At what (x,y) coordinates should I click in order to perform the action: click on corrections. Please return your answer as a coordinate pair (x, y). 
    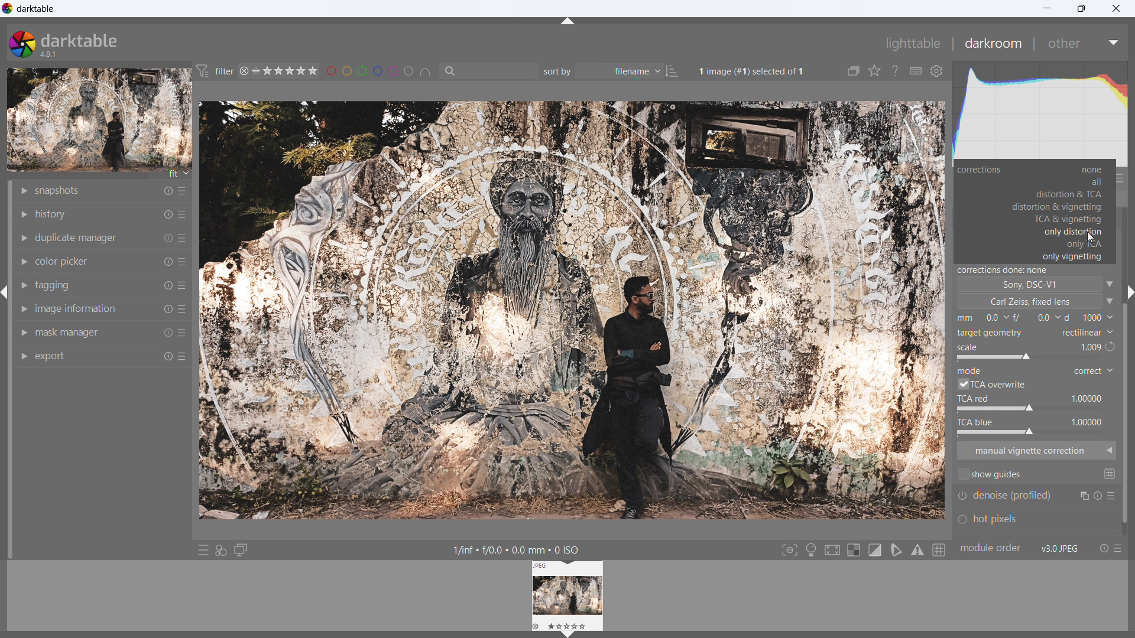
    Looking at the image, I should click on (982, 171).